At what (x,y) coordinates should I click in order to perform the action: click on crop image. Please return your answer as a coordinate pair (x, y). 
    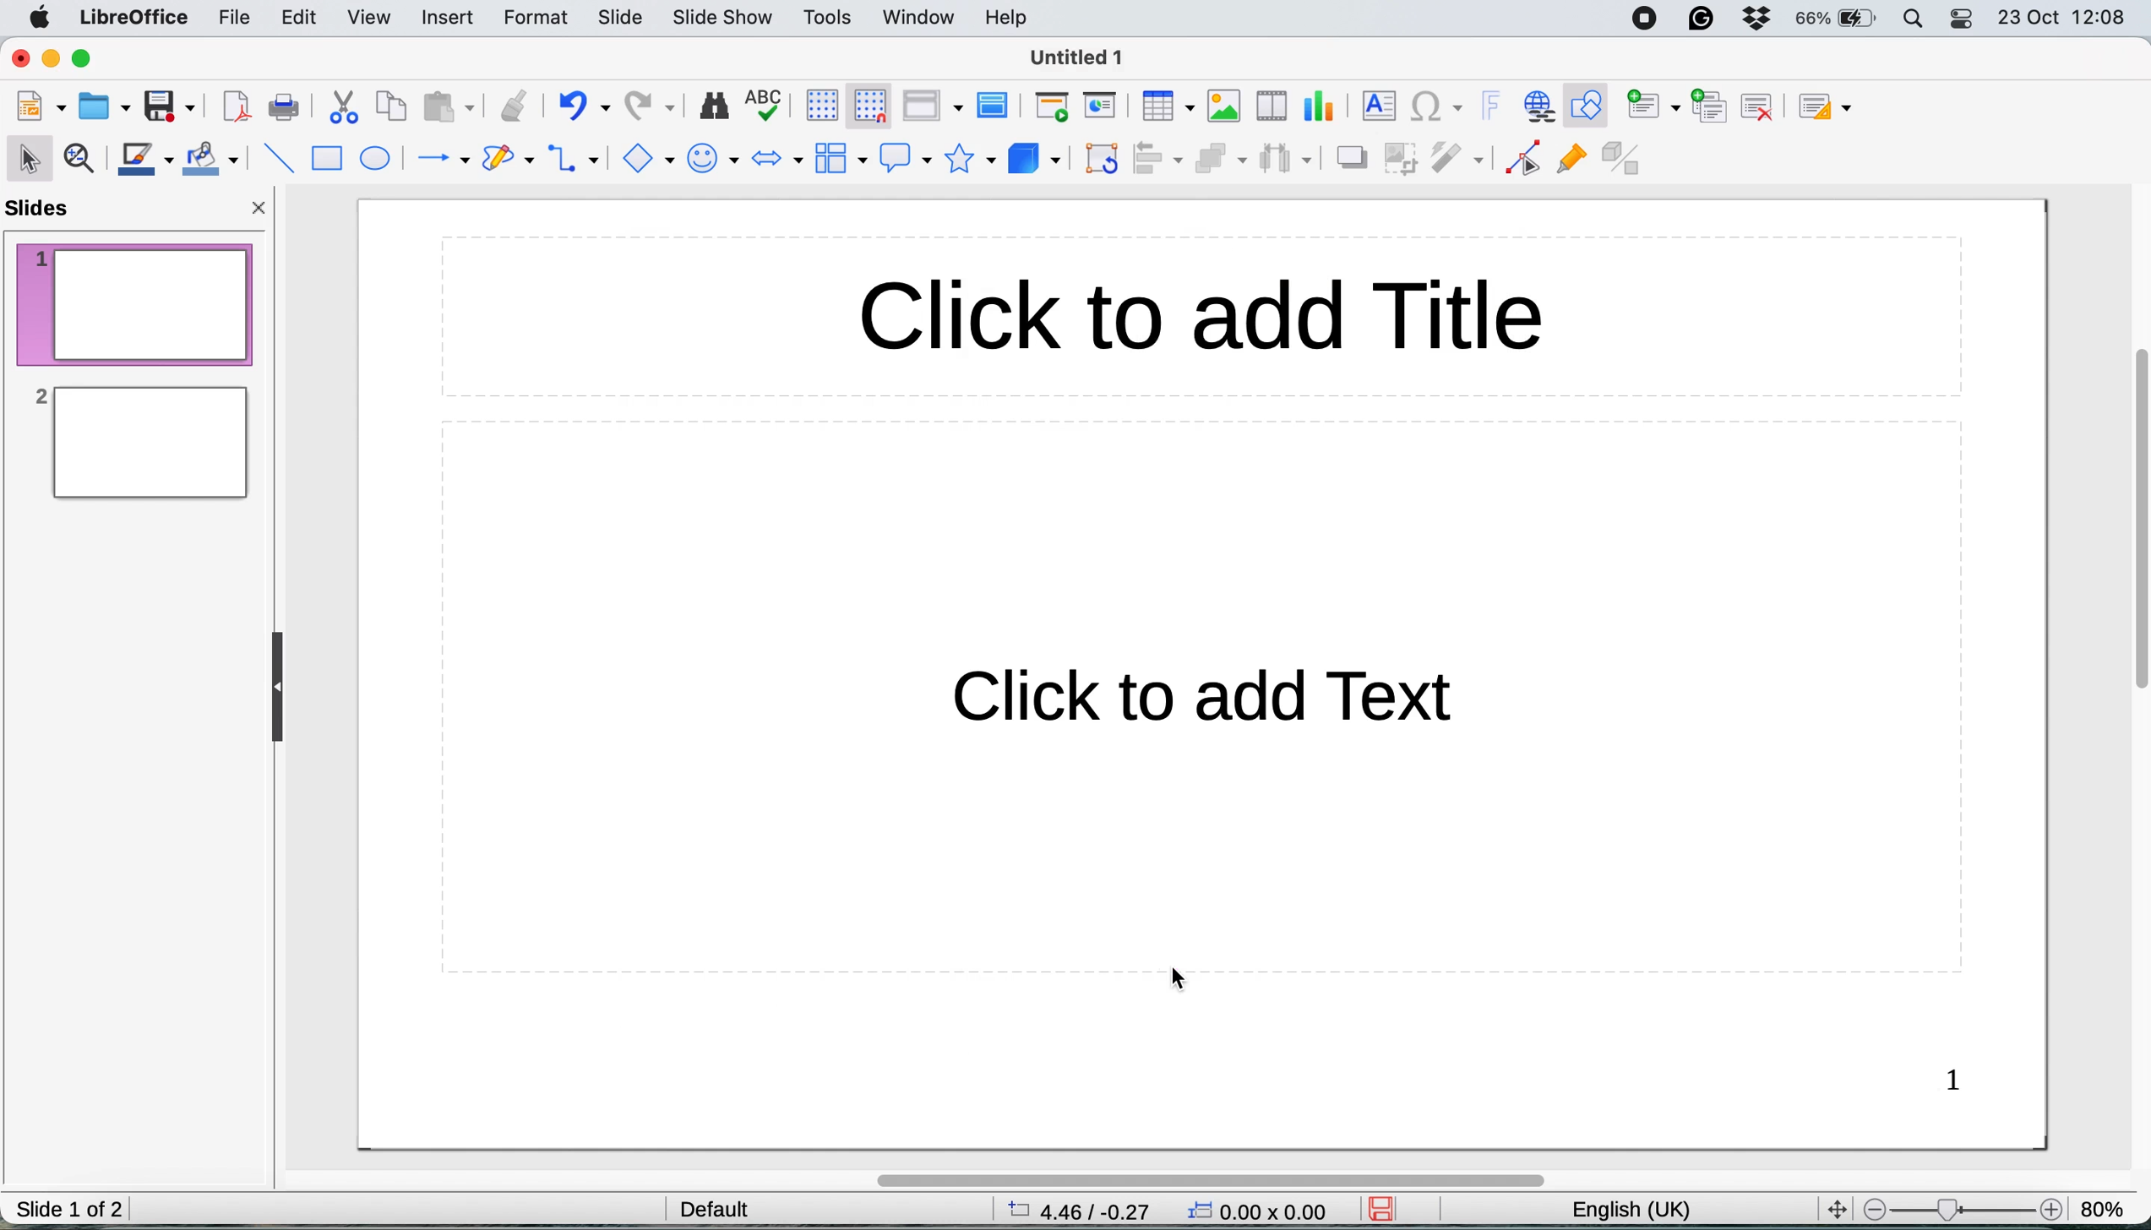
    Looking at the image, I should click on (1404, 157).